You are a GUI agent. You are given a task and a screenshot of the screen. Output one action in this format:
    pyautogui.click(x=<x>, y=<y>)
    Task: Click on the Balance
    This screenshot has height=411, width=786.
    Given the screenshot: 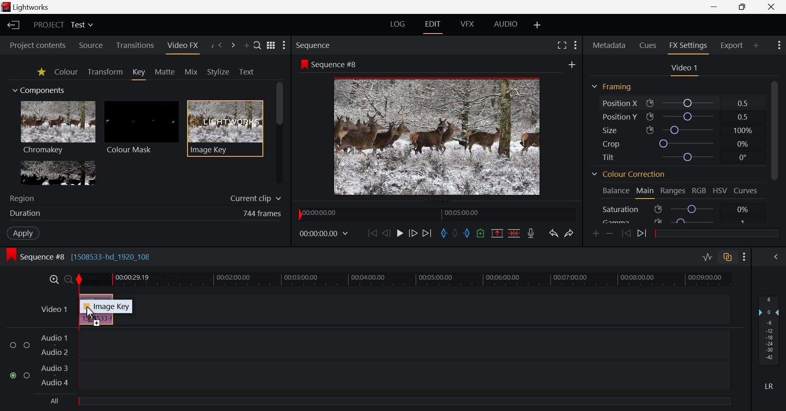 What is the action you would take?
    pyautogui.click(x=617, y=190)
    